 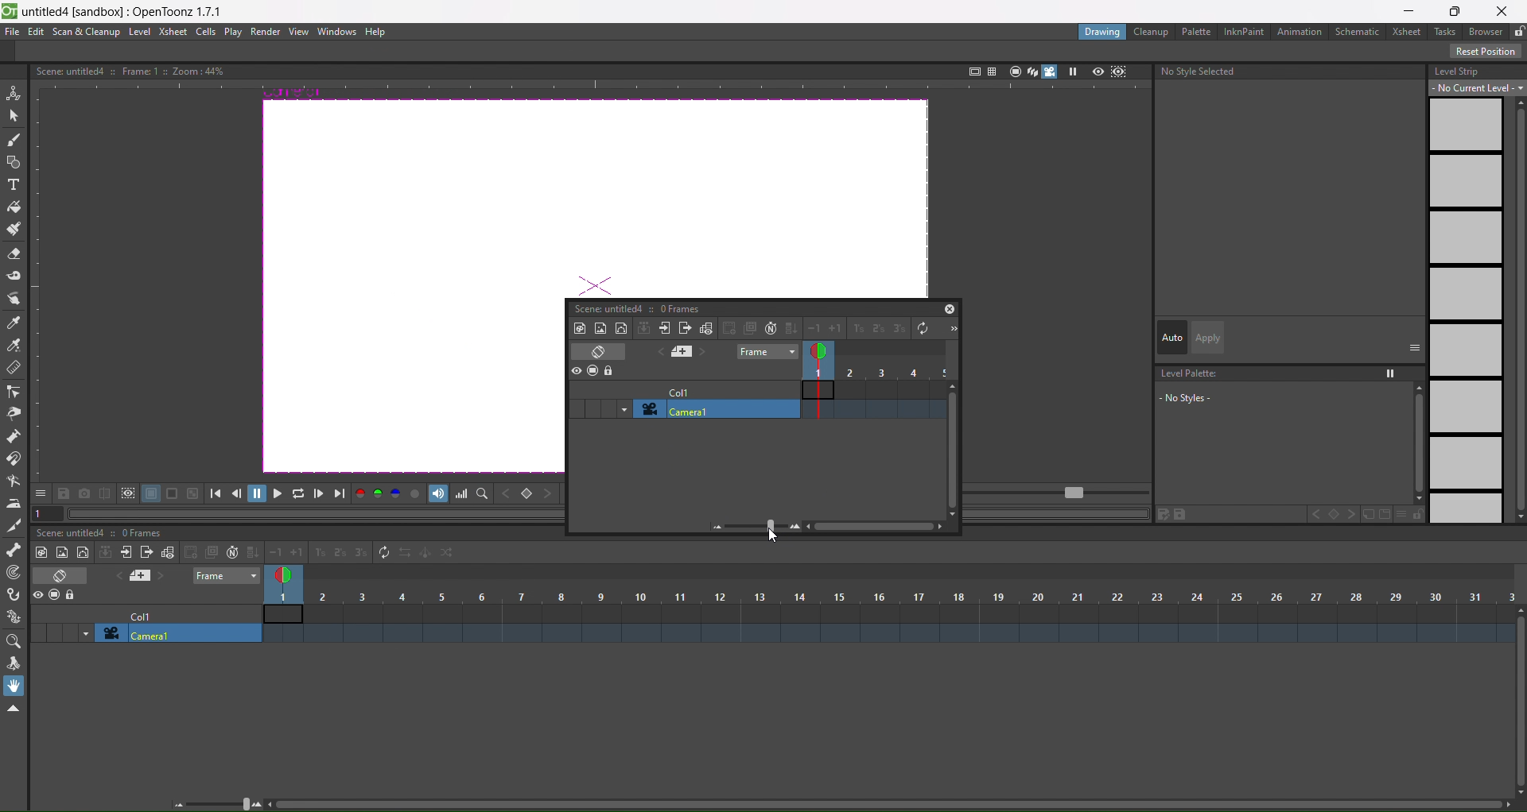 I want to click on logo, so click(x=10, y=10).